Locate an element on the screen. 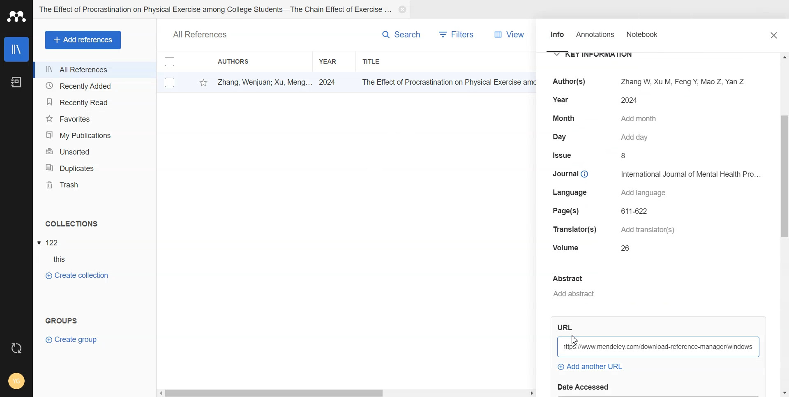 The height and width of the screenshot is (397, 789). Text is located at coordinates (201, 34).